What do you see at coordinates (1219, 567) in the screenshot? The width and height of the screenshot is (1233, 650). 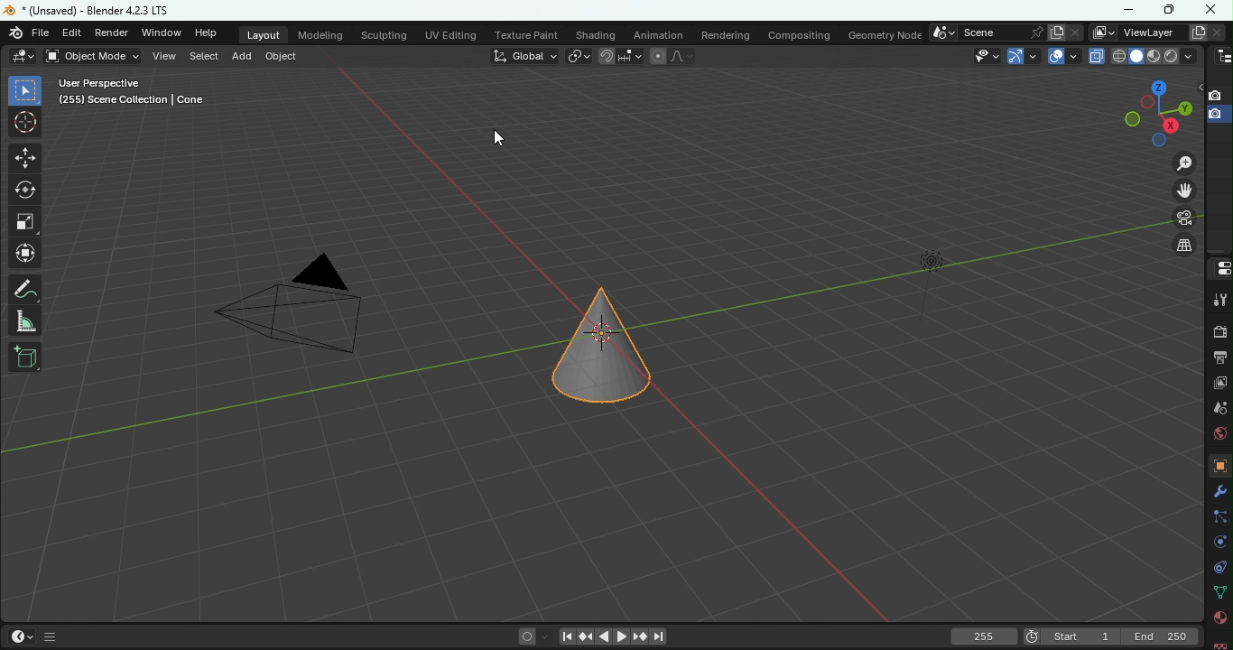 I see `Constraints` at bounding box center [1219, 567].